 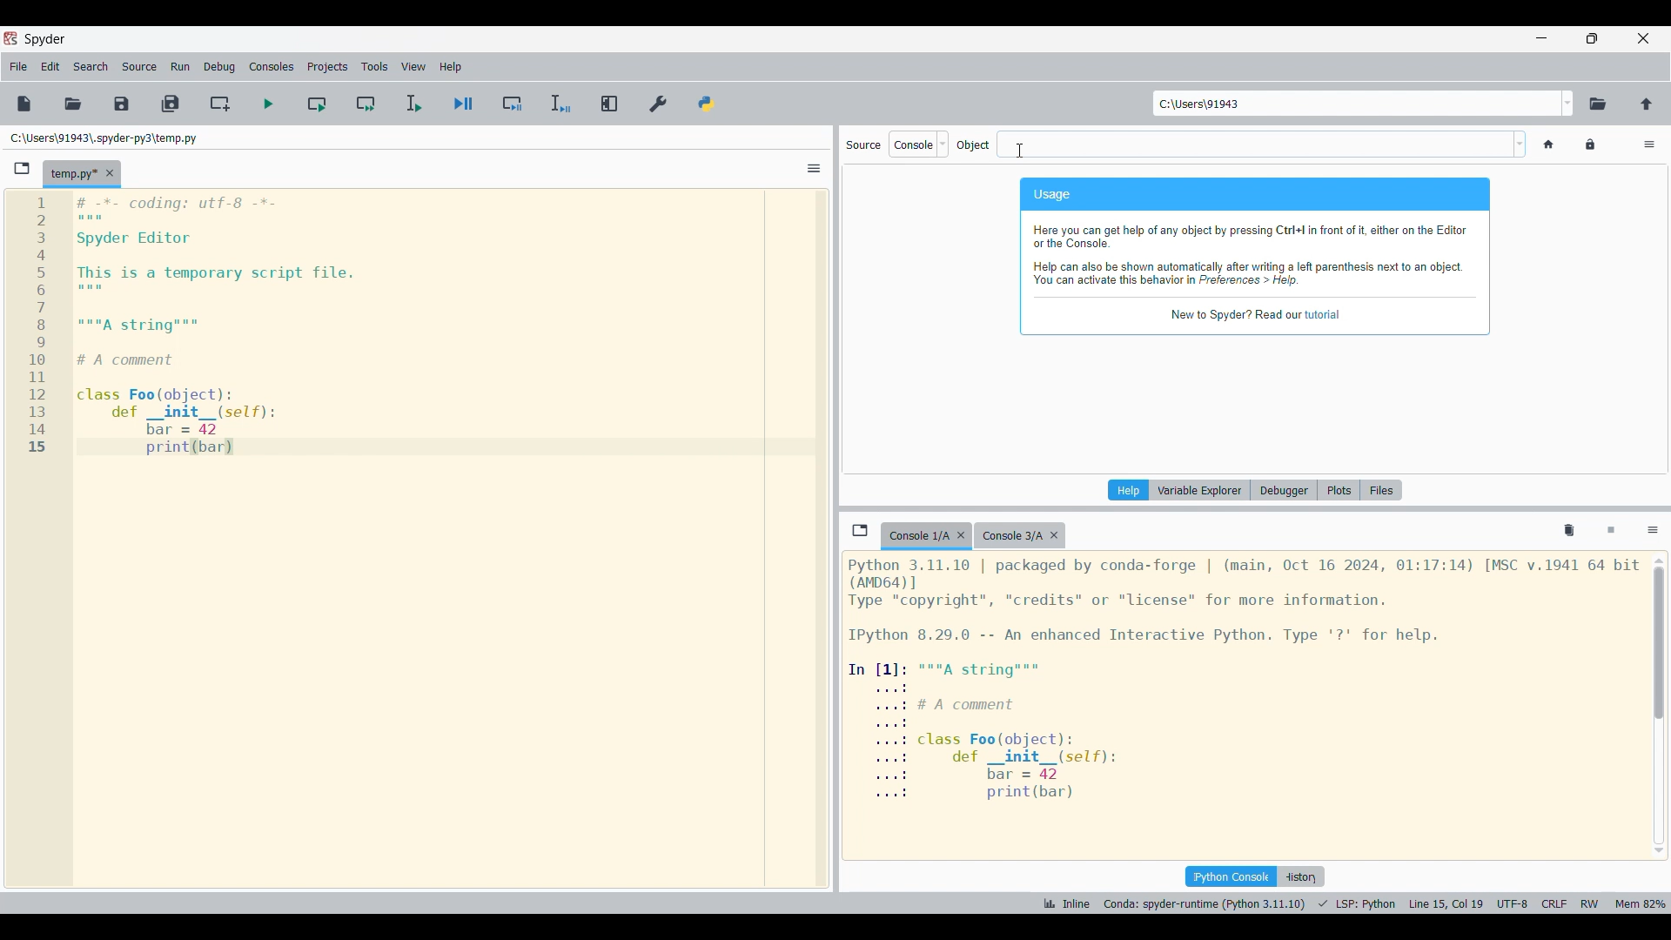 I want to click on line numbers, so click(x=38, y=325).